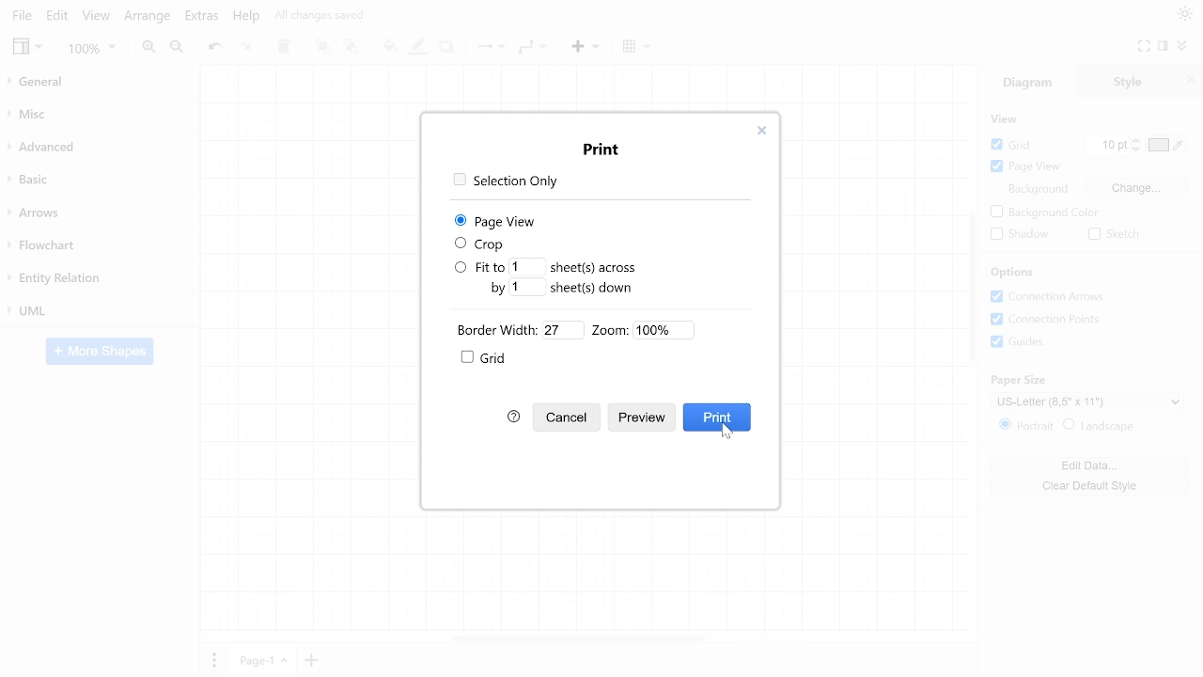 This screenshot has width=1203, height=677. What do you see at coordinates (517, 328) in the screenshot?
I see `Border width` at bounding box center [517, 328].